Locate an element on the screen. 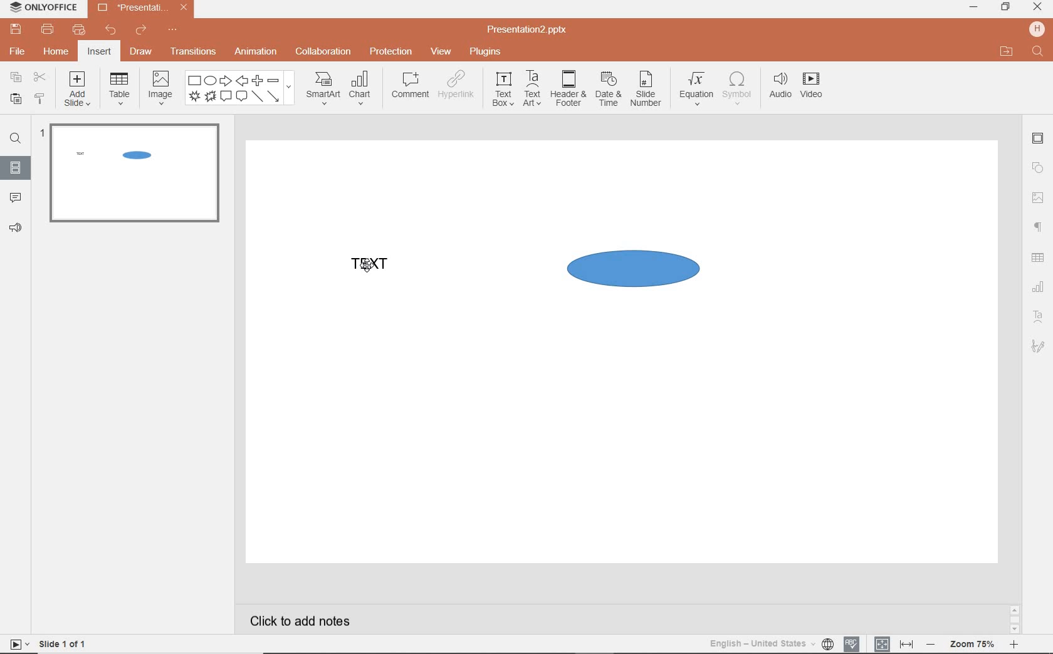 Image resolution: width=1053 pixels, height=654 pixels. copy is located at coordinates (16, 77).